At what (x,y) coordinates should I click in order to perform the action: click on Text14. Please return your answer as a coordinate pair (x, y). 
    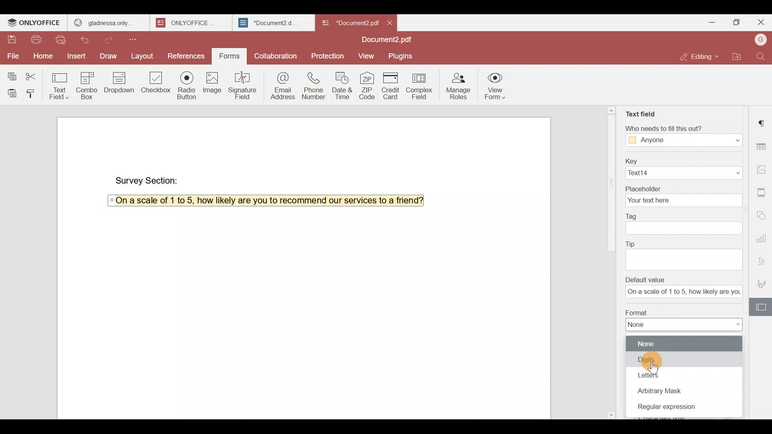
    Looking at the image, I should click on (682, 173).